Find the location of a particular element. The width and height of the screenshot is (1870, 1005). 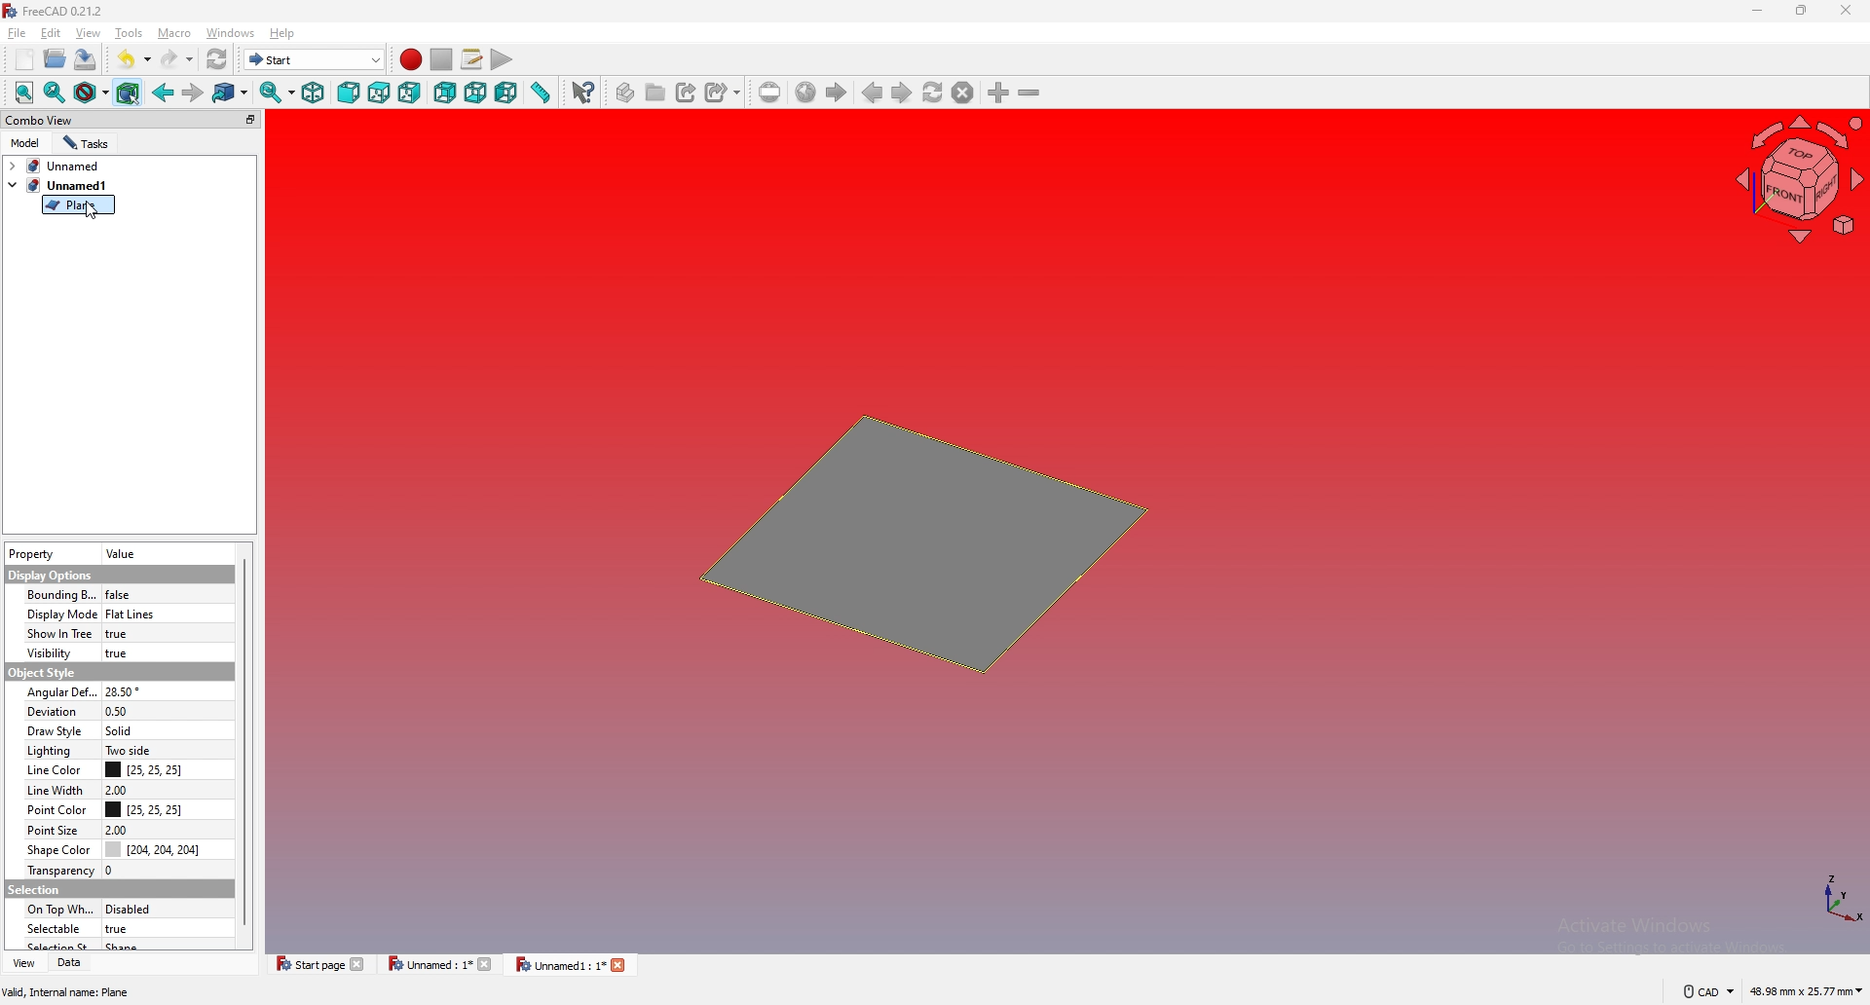

on top when selected is located at coordinates (60, 910).